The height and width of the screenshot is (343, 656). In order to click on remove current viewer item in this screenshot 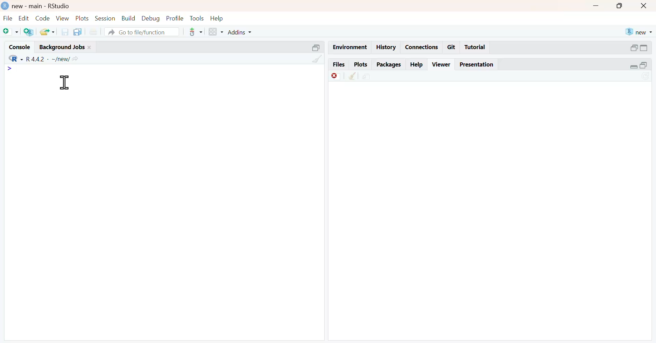, I will do `click(336, 76)`.